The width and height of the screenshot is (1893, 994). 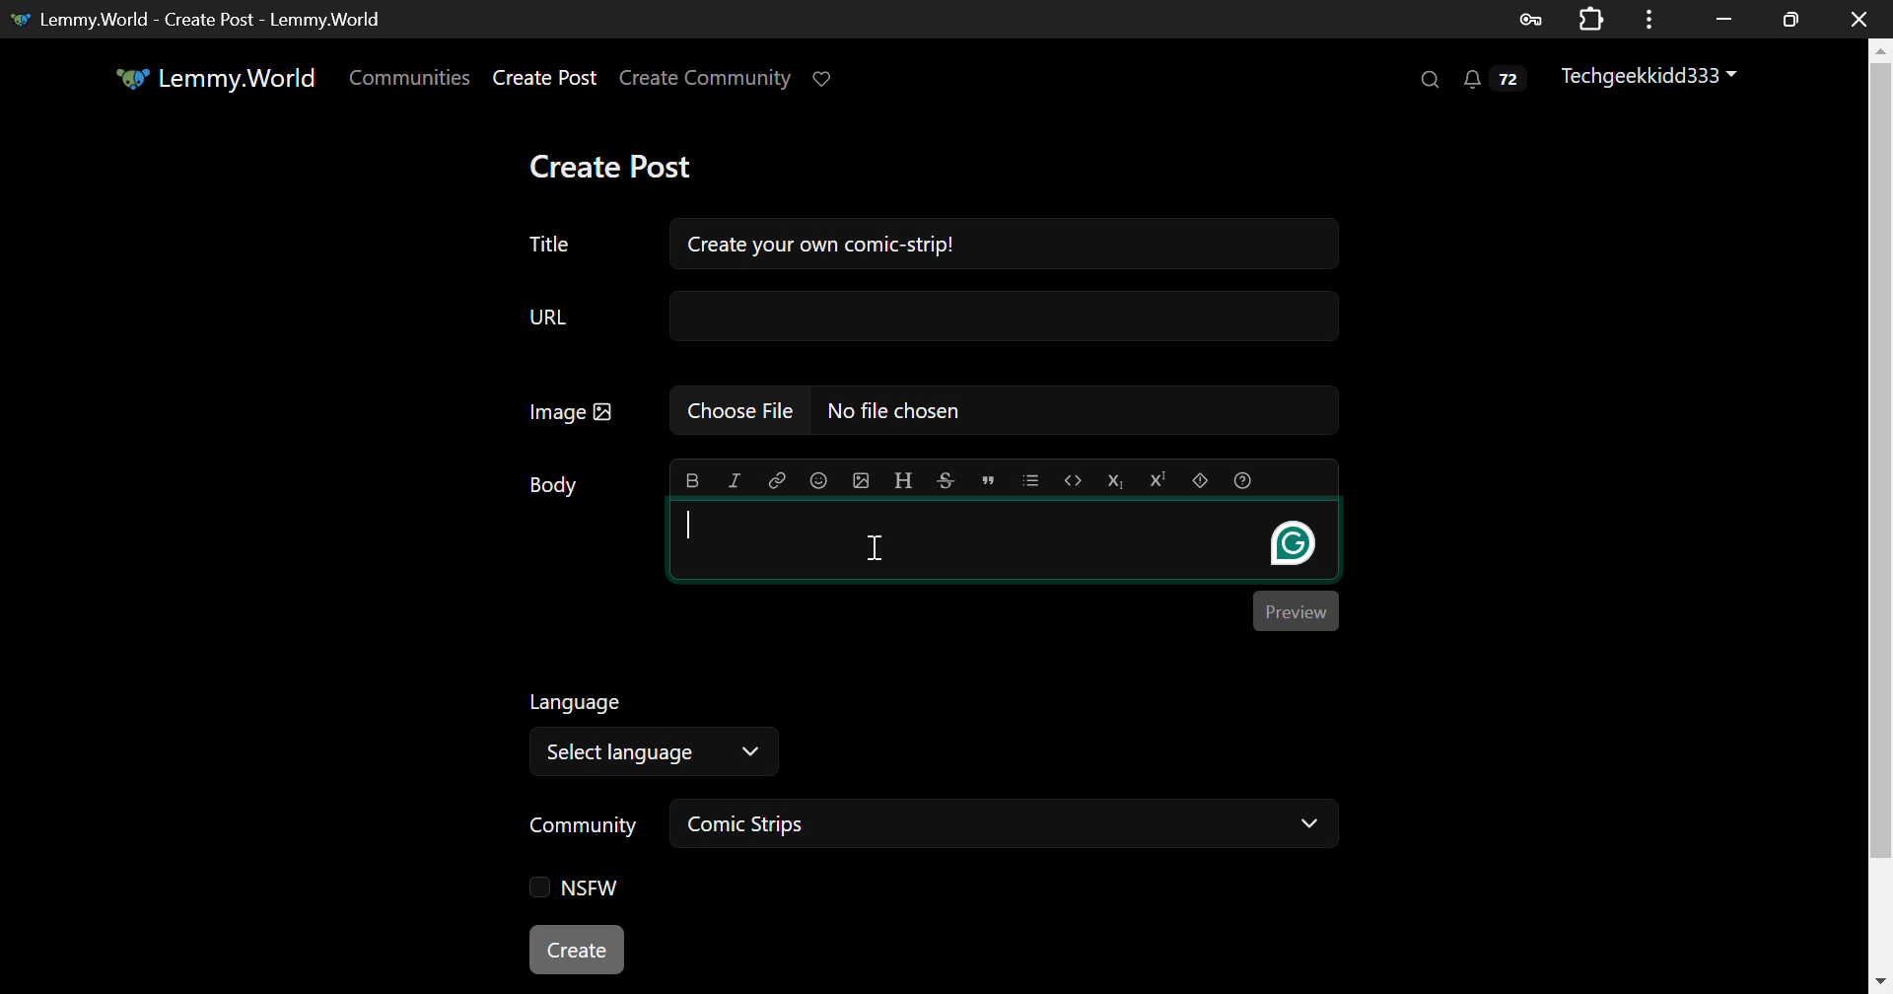 What do you see at coordinates (817, 482) in the screenshot?
I see `Insert Emoji` at bounding box center [817, 482].